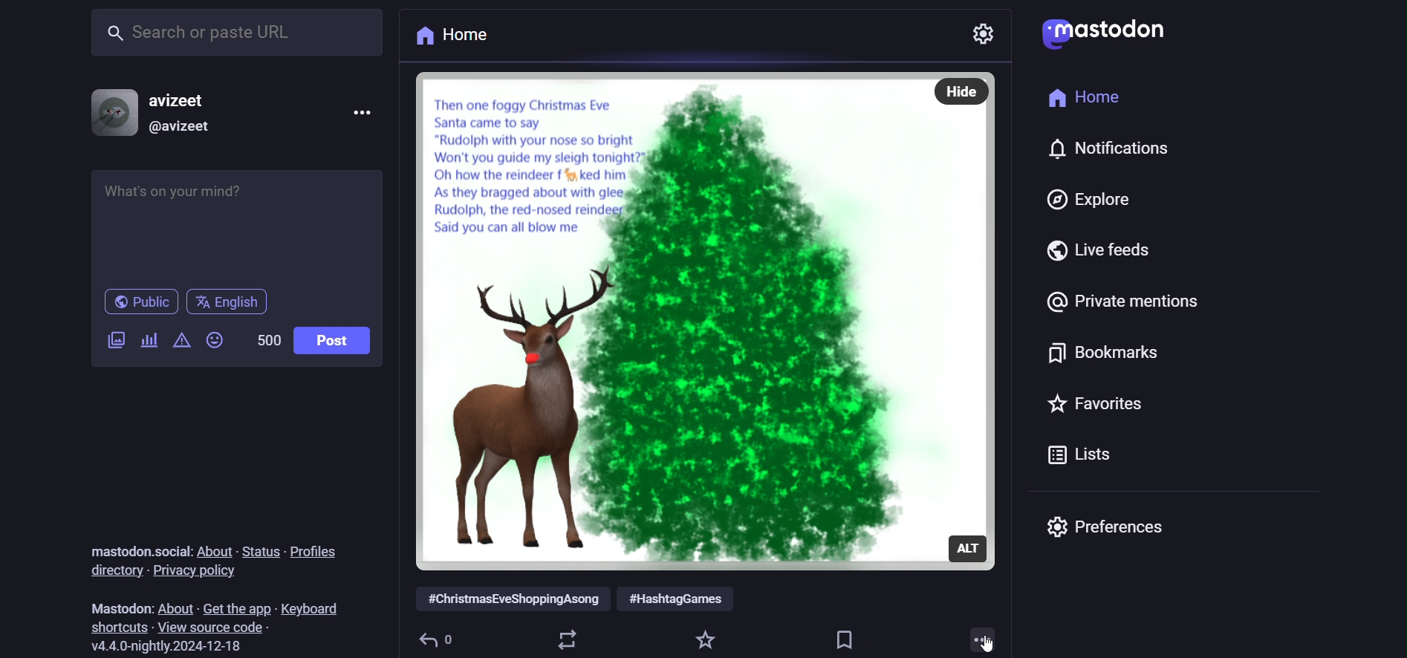  What do you see at coordinates (178, 128) in the screenshot?
I see `id` at bounding box center [178, 128].